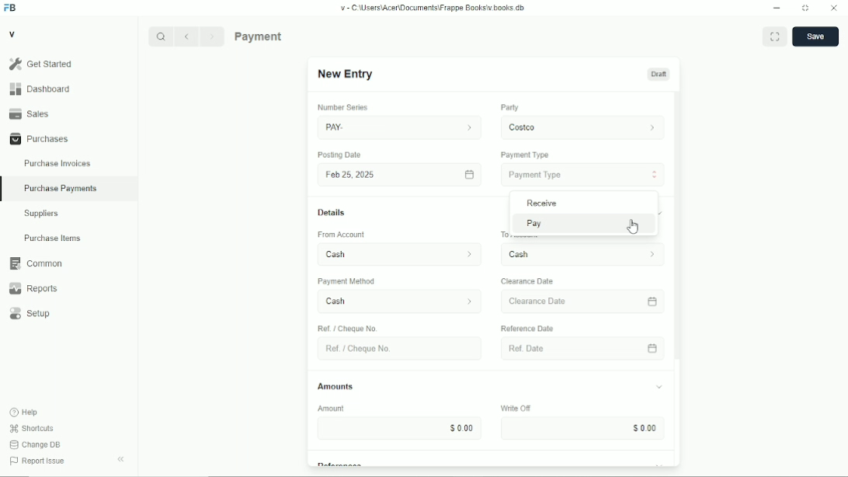  What do you see at coordinates (777, 8) in the screenshot?
I see `Minimize` at bounding box center [777, 8].